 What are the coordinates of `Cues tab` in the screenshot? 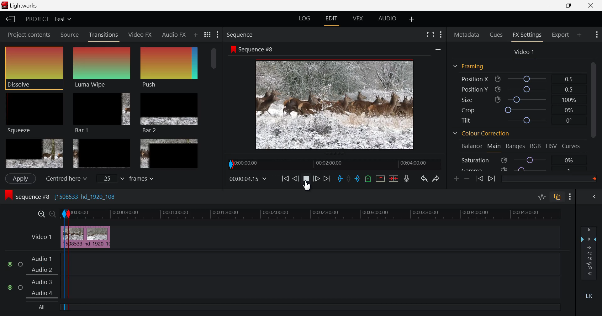 It's located at (497, 34).